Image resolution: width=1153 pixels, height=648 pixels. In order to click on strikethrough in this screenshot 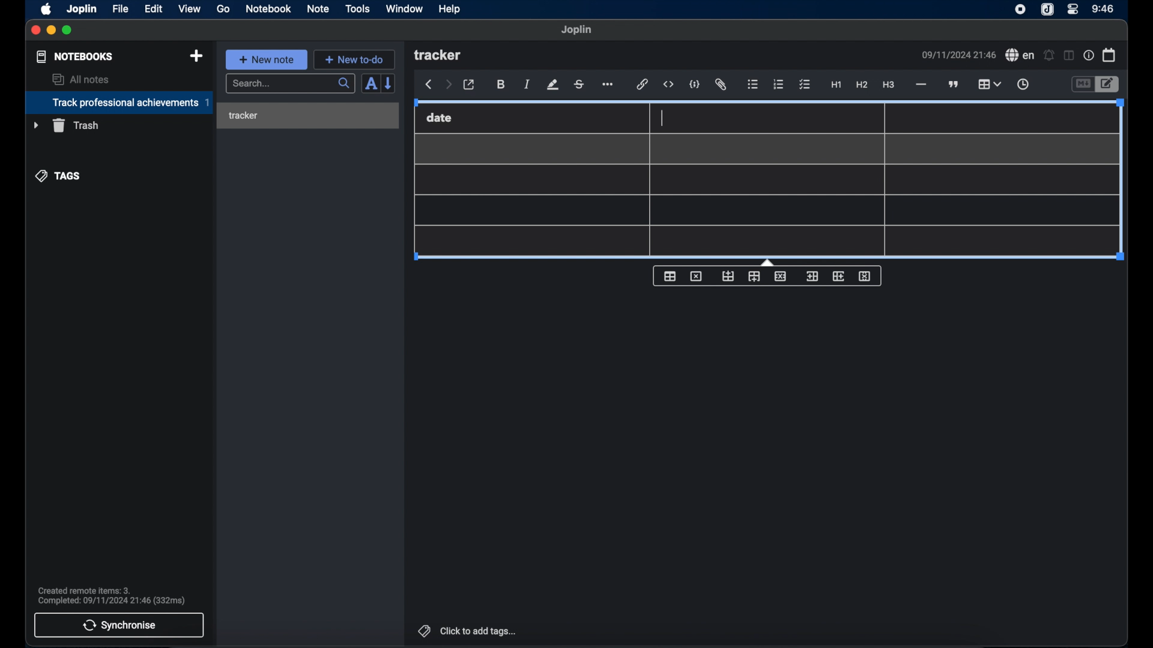, I will do `click(580, 84)`.